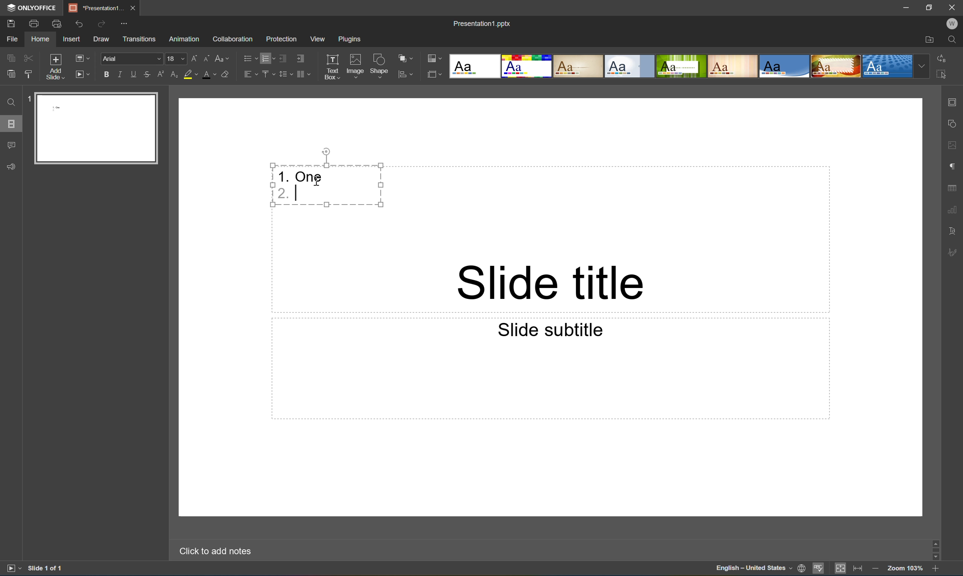 Image resolution: width=963 pixels, height=576 pixels. What do you see at coordinates (209, 76) in the screenshot?
I see `Font color` at bounding box center [209, 76].